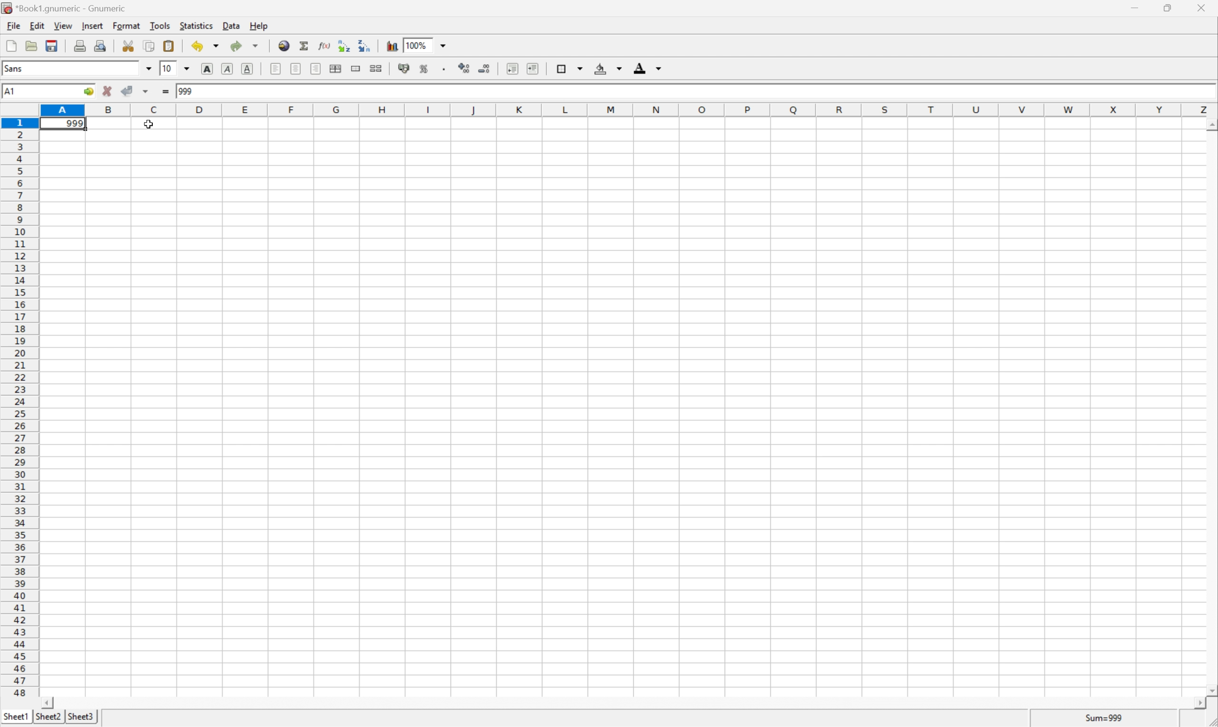  What do you see at coordinates (532, 68) in the screenshot?
I see `increase indent` at bounding box center [532, 68].